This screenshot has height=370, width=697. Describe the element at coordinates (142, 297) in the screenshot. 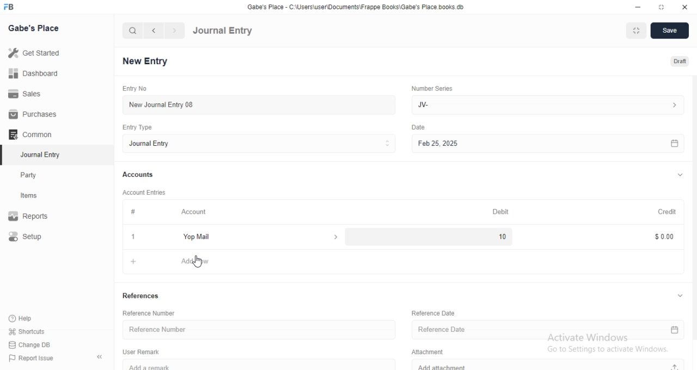

I see `References` at that location.